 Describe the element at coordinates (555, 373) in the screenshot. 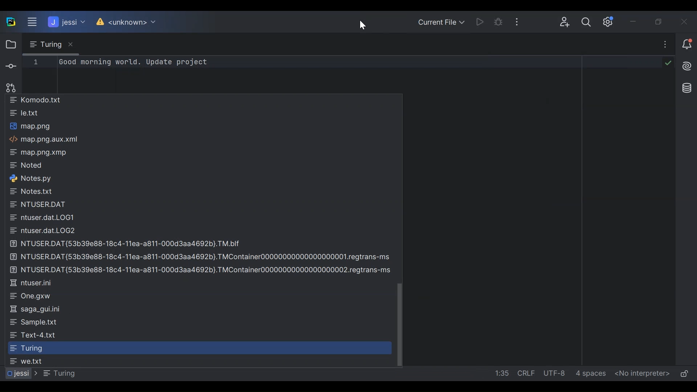

I see `UTF-8` at that location.